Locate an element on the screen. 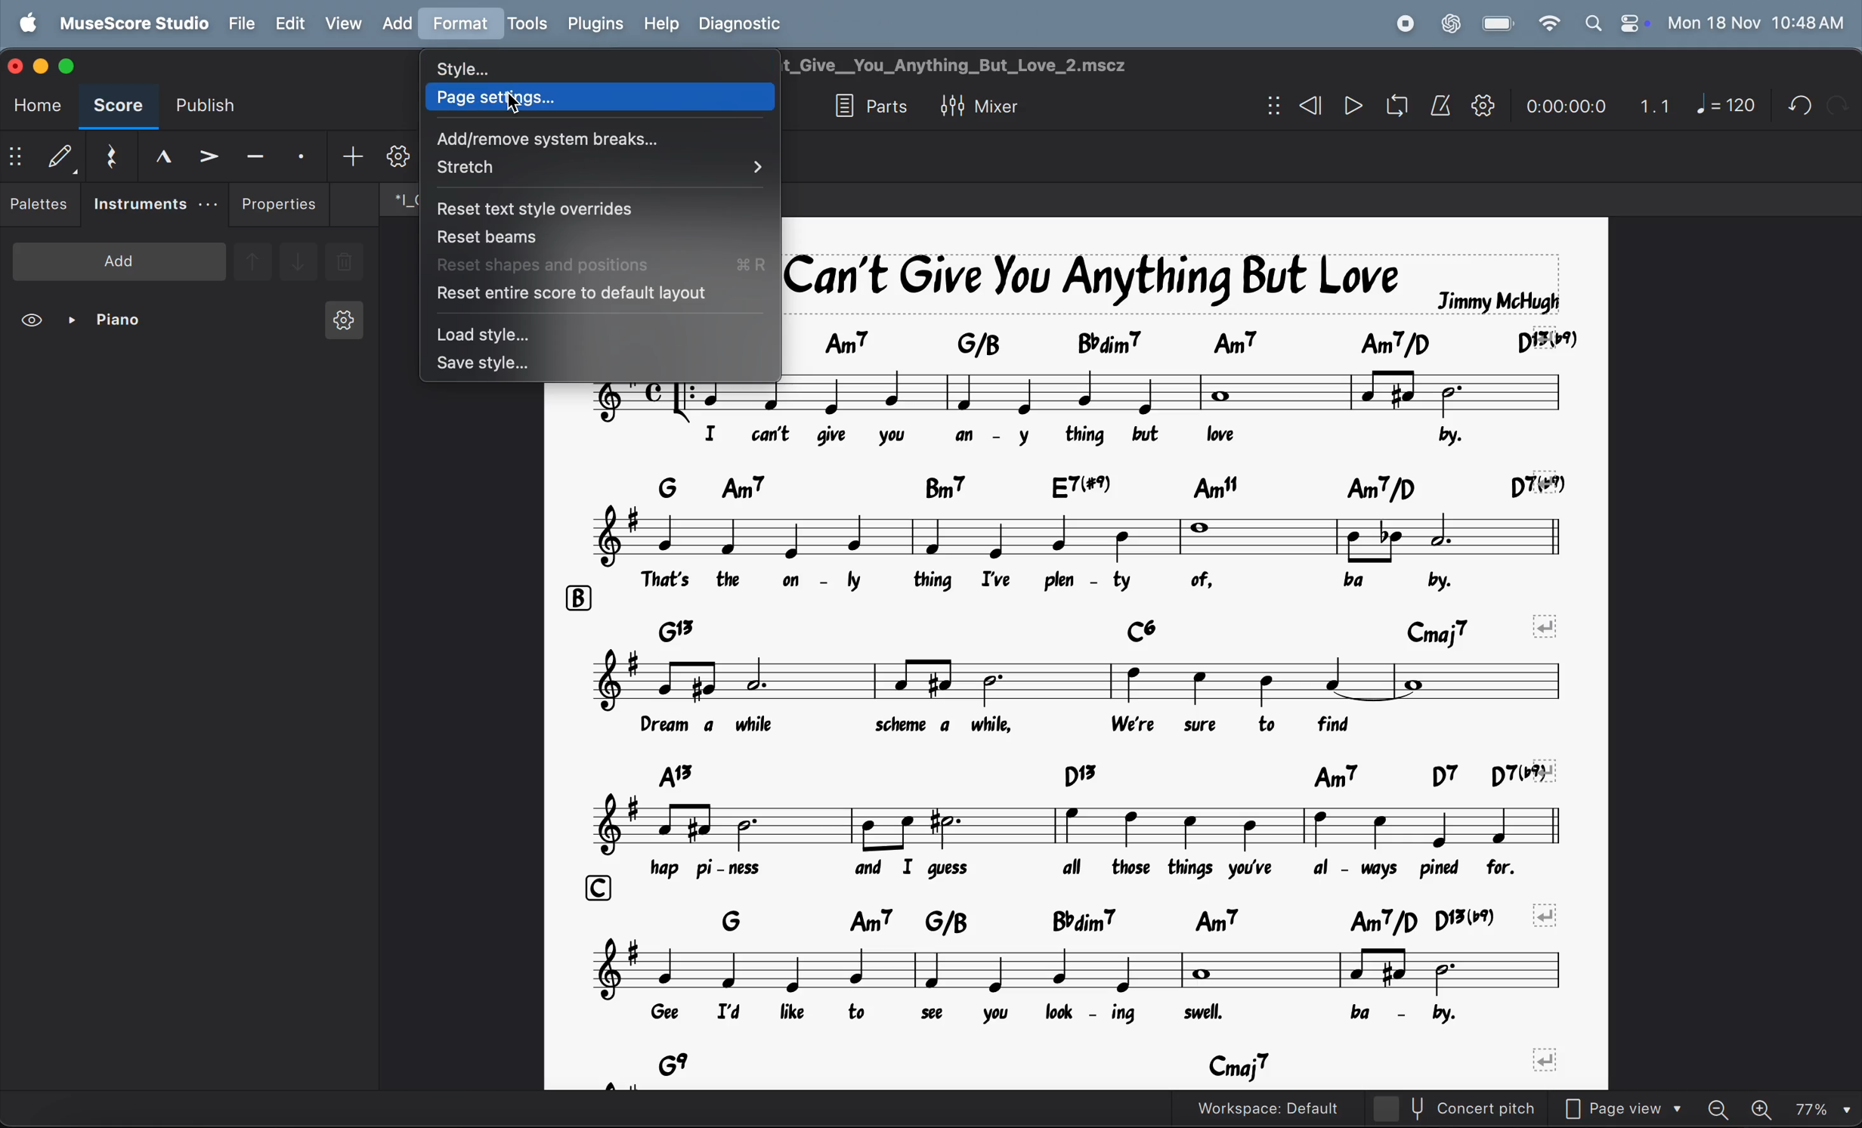 Image resolution: width=1862 pixels, height=1128 pixels. workspace default is located at coordinates (1299, 1108).